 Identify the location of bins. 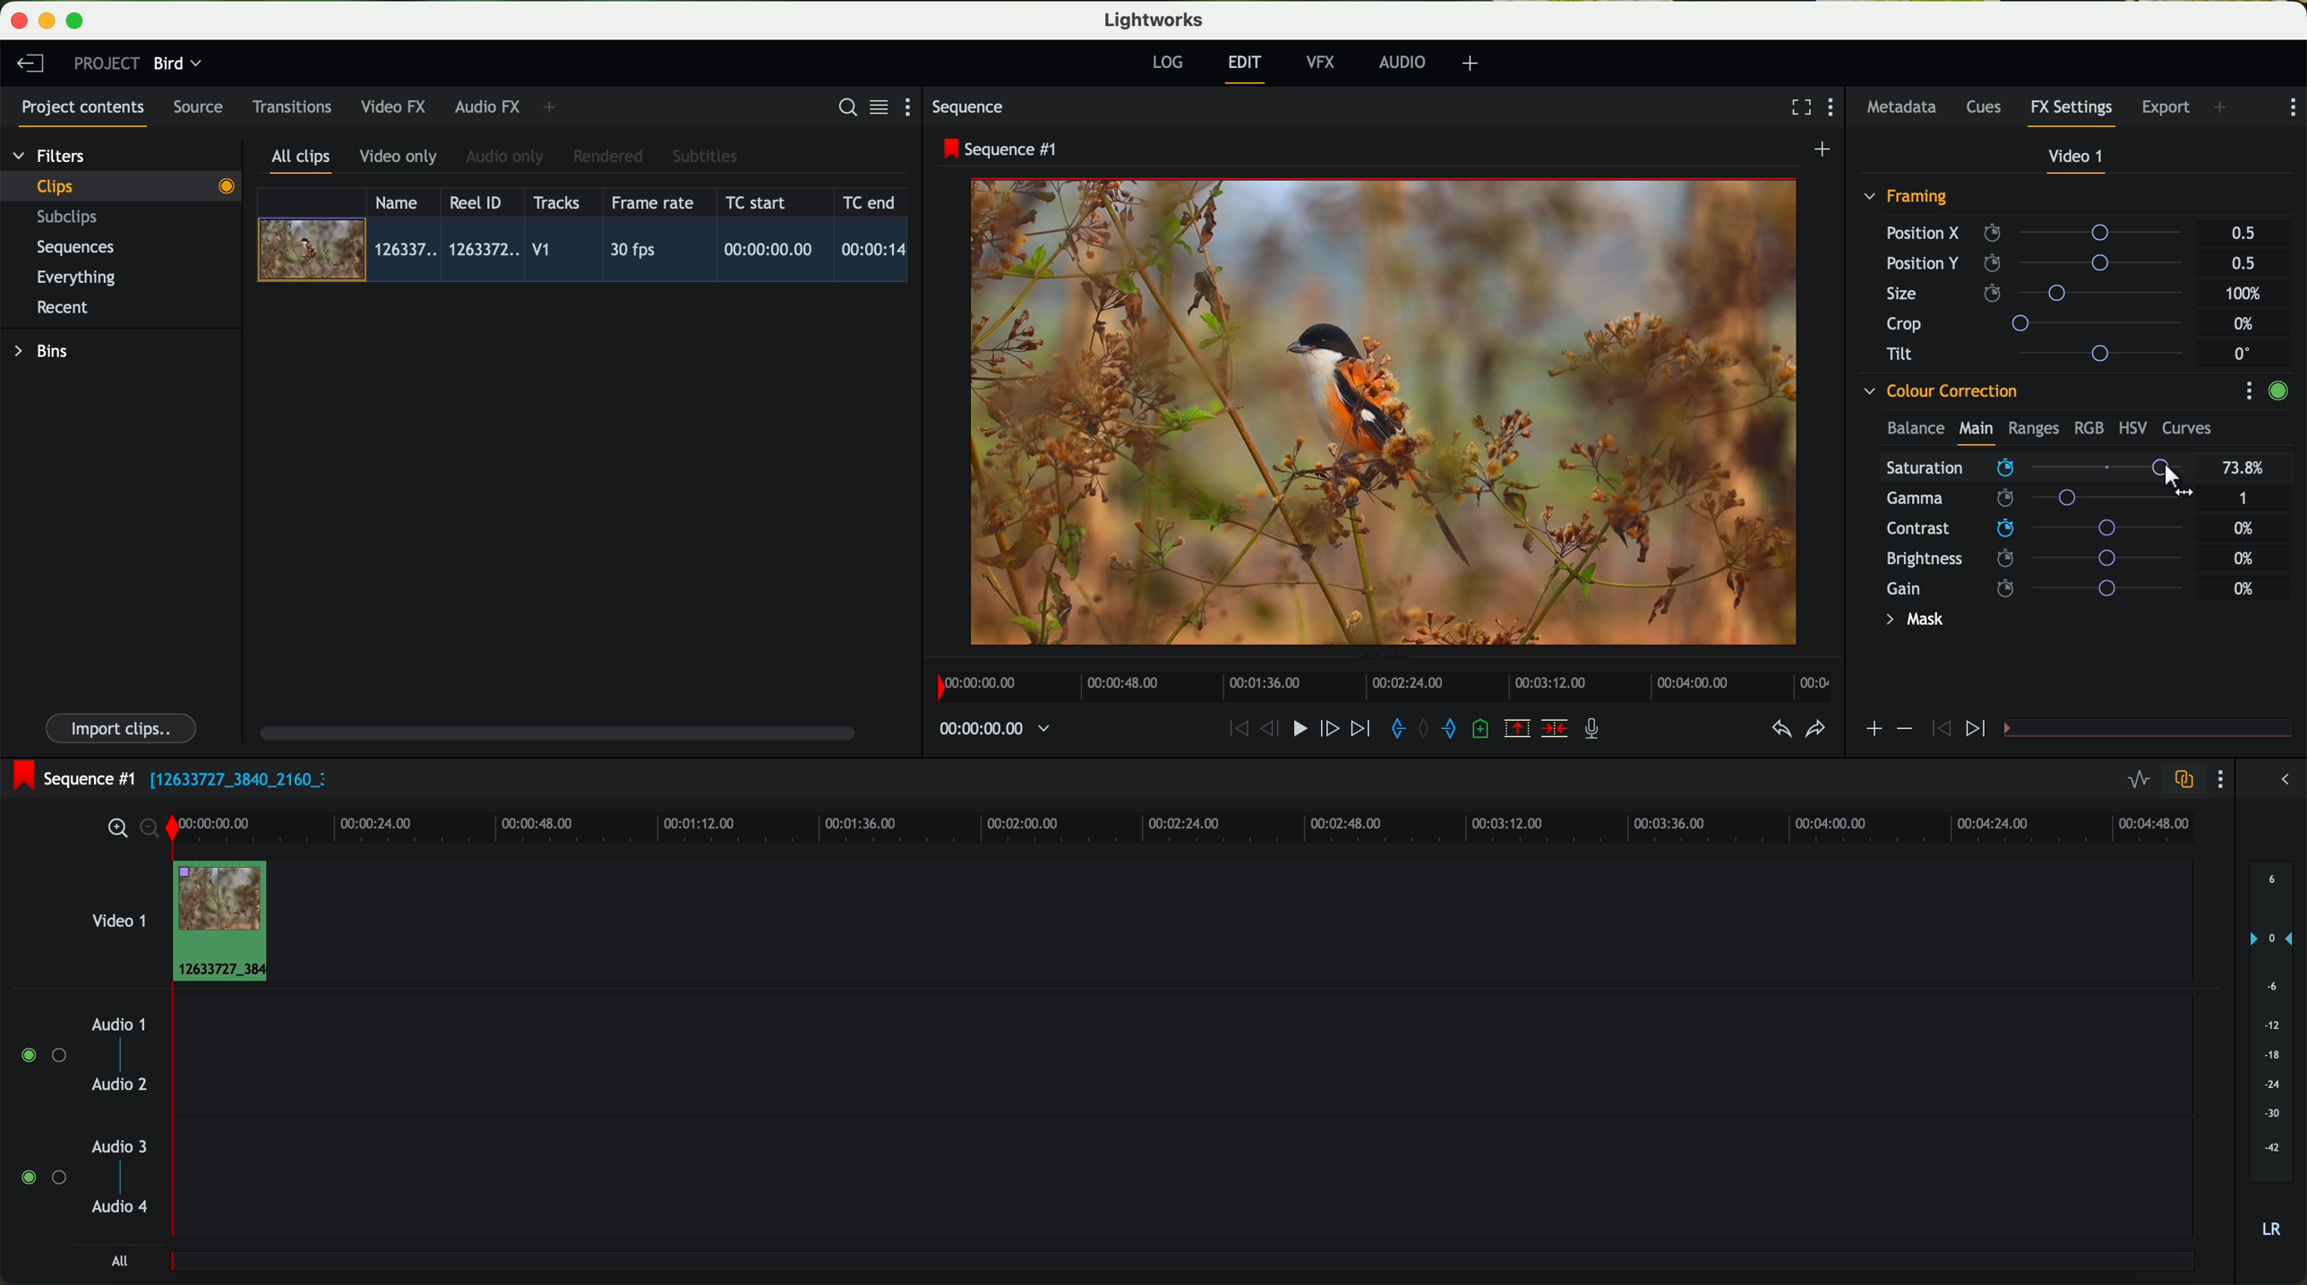
(44, 352).